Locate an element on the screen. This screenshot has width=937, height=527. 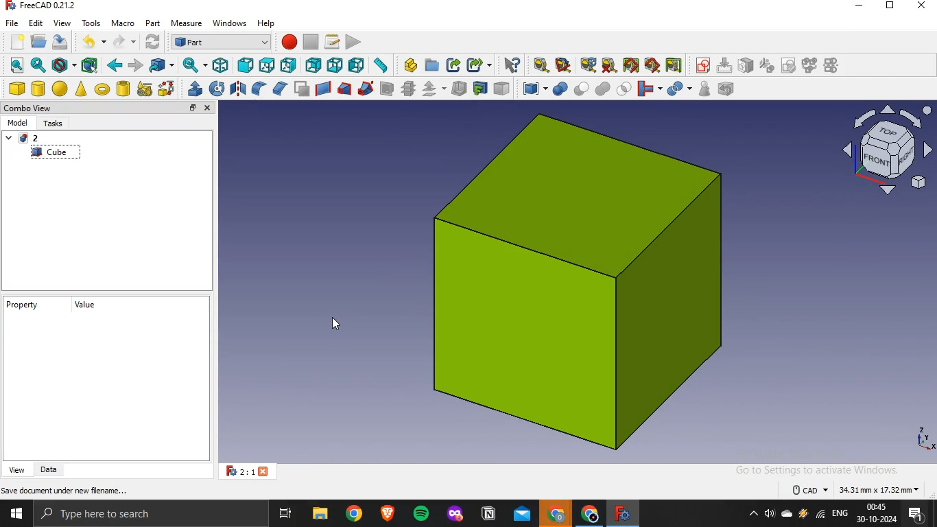
top is located at coordinates (266, 64).